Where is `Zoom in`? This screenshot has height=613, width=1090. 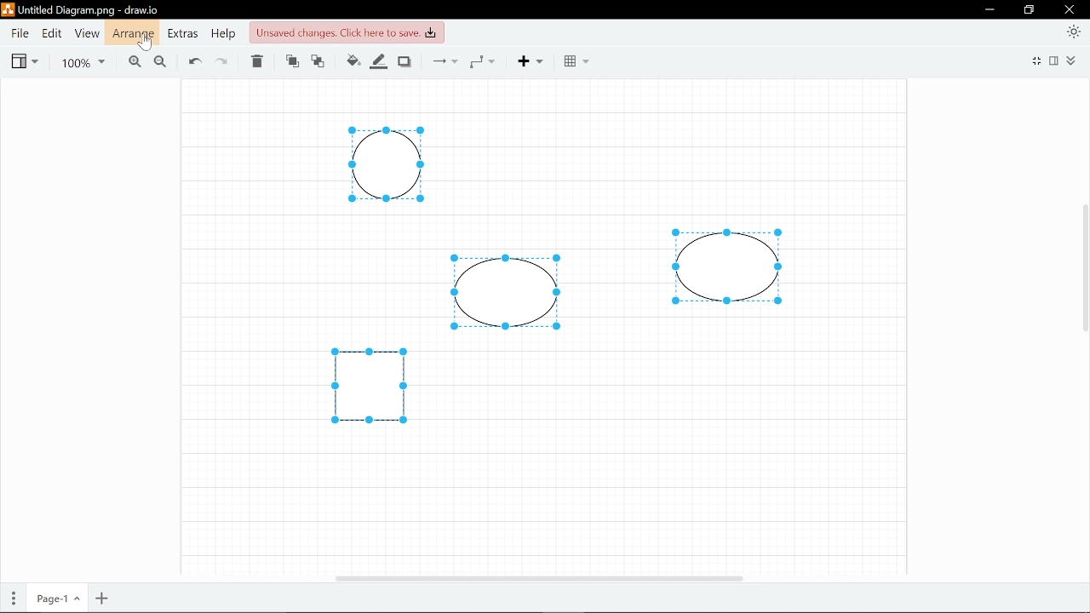
Zoom in is located at coordinates (131, 60).